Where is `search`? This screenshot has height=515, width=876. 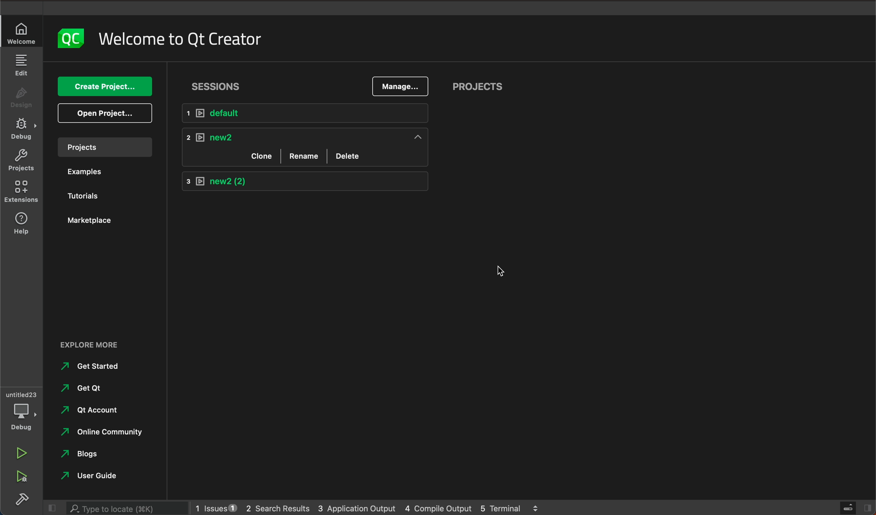 search is located at coordinates (123, 507).